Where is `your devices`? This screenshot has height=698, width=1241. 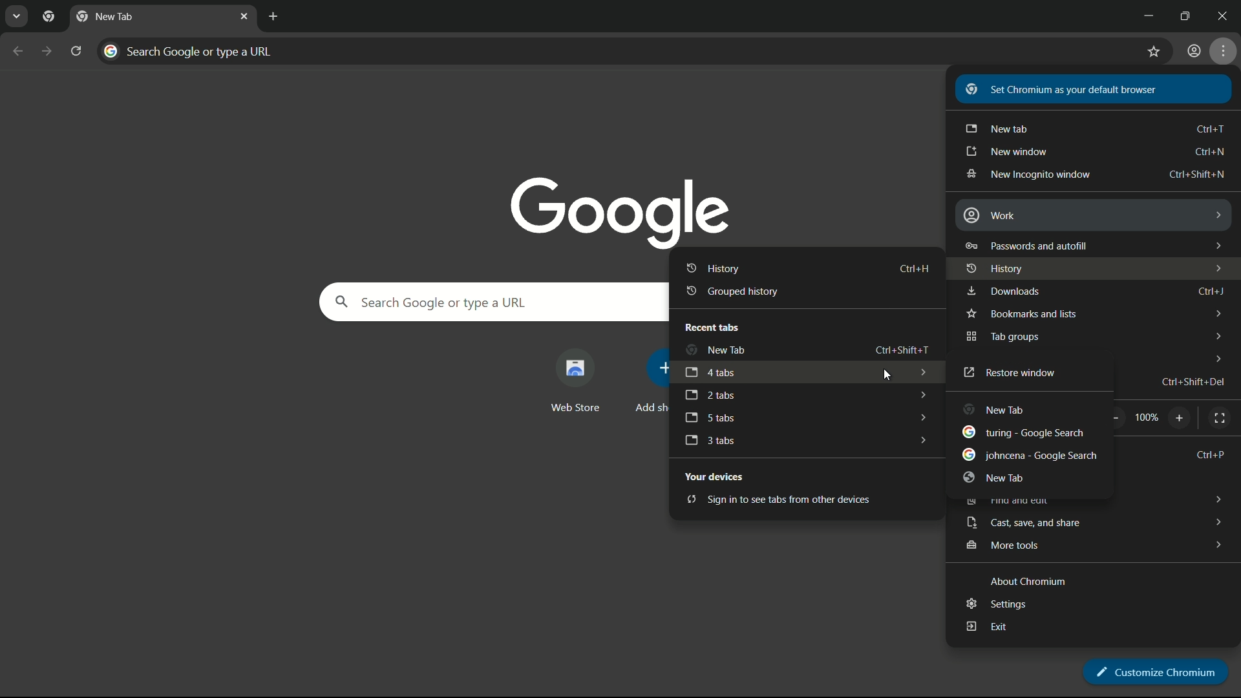 your devices is located at coordinates (717, 476).